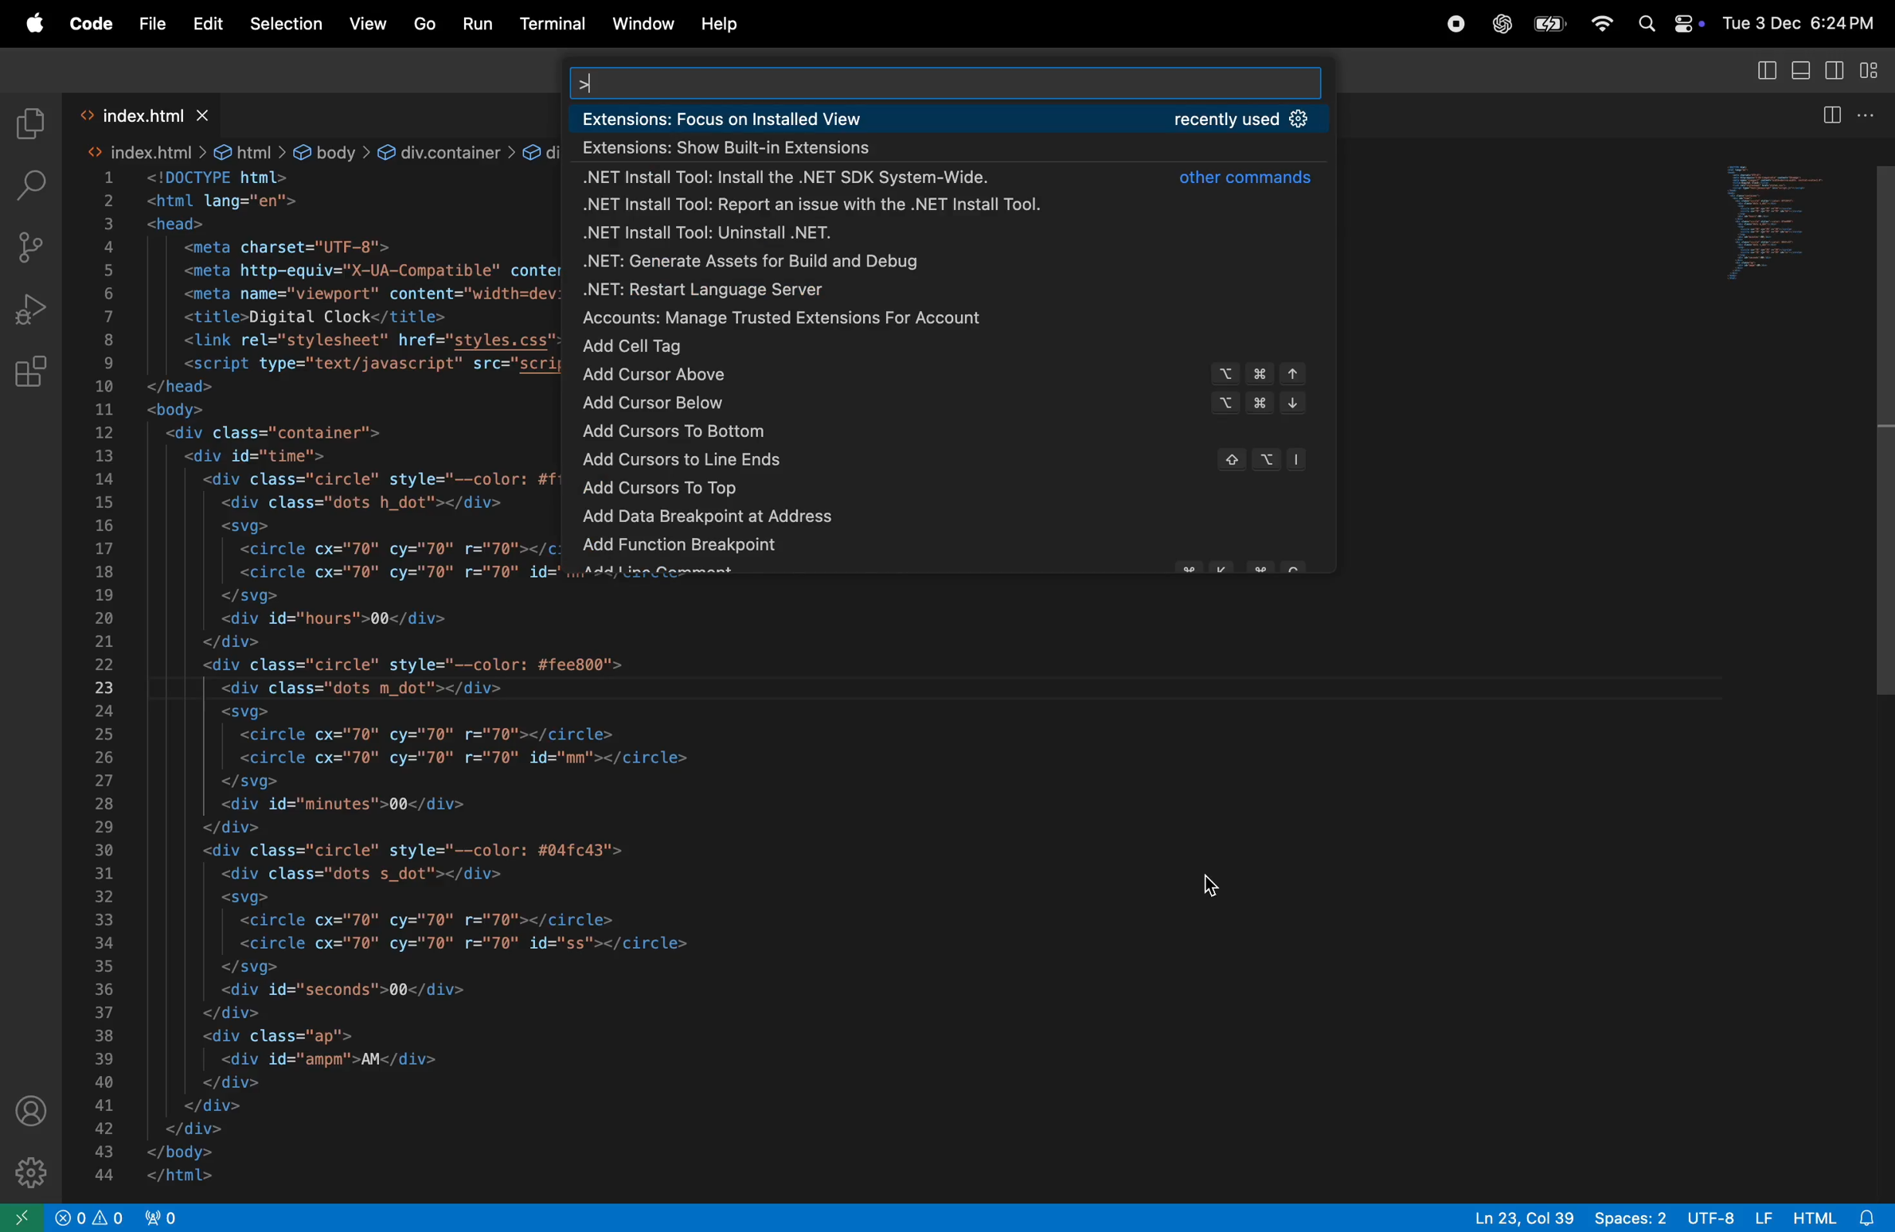  What do you see at coordinates (1768, 72) in the screenshot?
I see `toggle side bar` at bounding box center [1768, 72].